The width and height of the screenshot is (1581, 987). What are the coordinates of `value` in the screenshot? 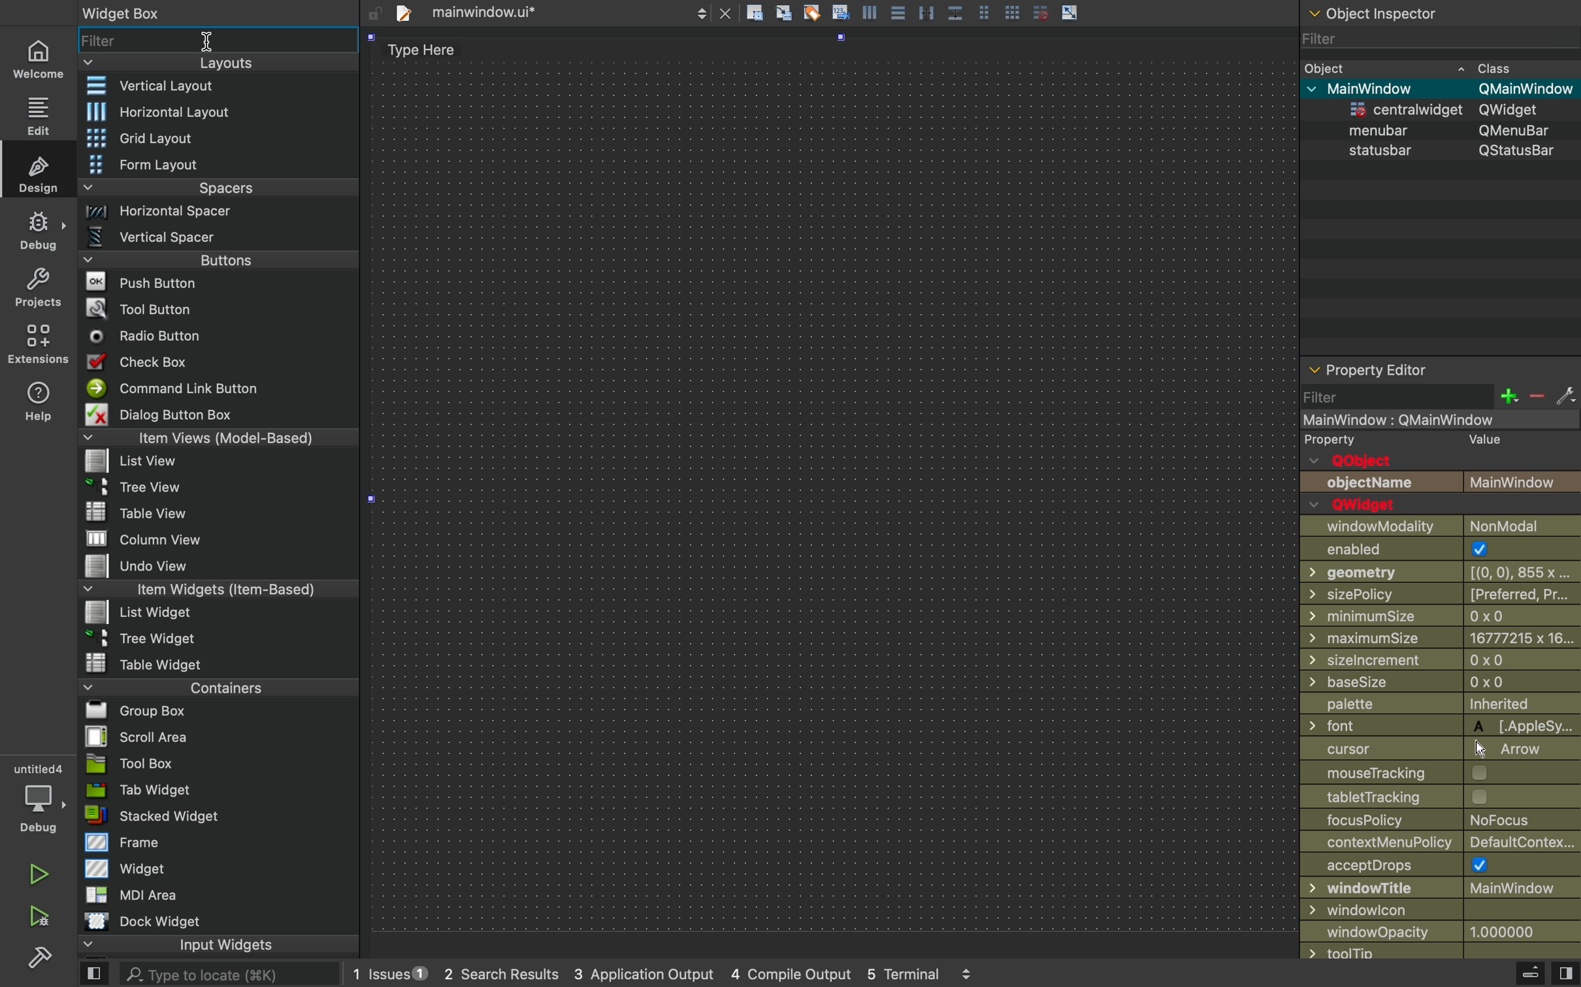 It's located at (1478, 441).